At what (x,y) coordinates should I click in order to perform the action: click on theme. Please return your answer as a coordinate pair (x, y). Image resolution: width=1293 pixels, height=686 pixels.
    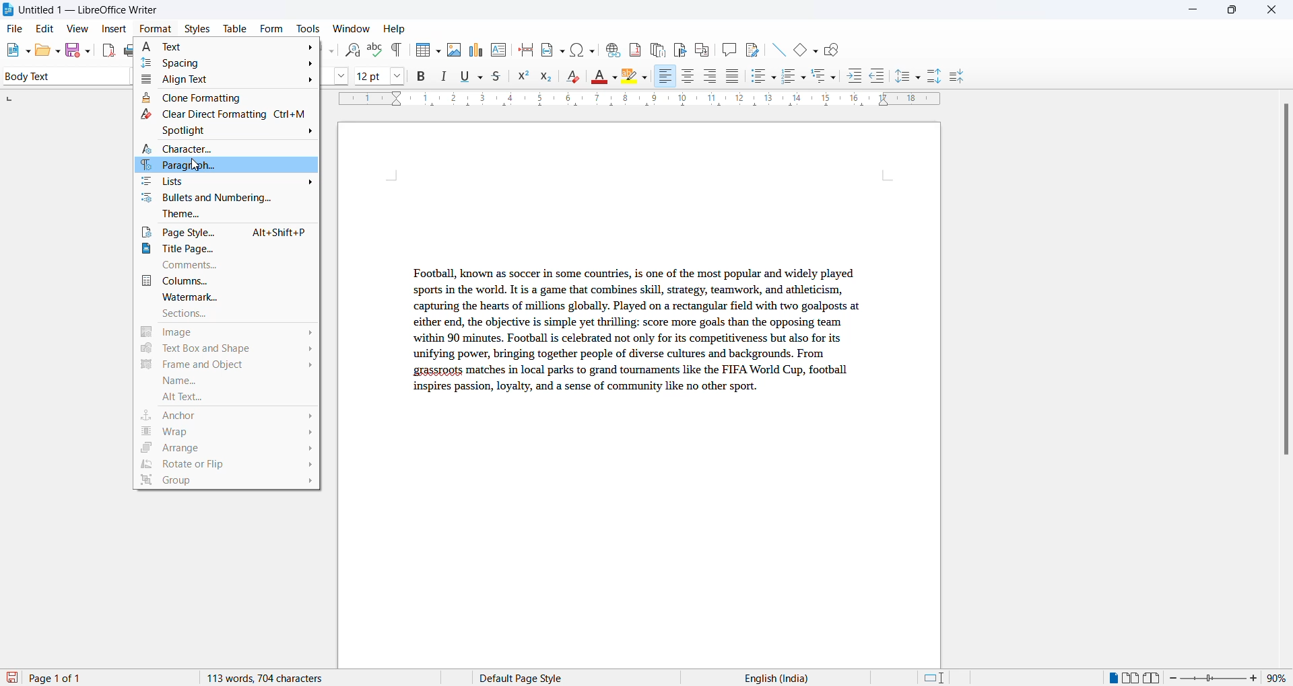
    Looking at the image, I should click on (229, 217).